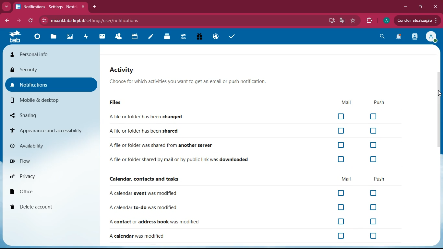 This screenshot has height=249, width=443. I want to click on Cursor, so click(438, 93).